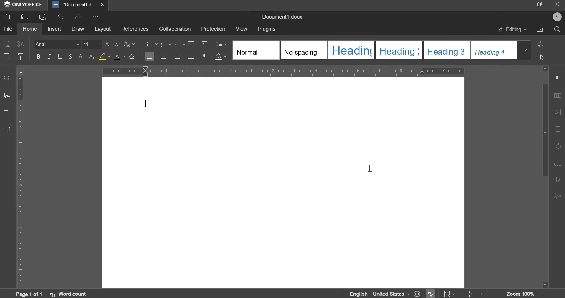  What do you see at coordinates (542, 45) in the screenshot?
I see `Replace ` at bounding box center [542, 45].